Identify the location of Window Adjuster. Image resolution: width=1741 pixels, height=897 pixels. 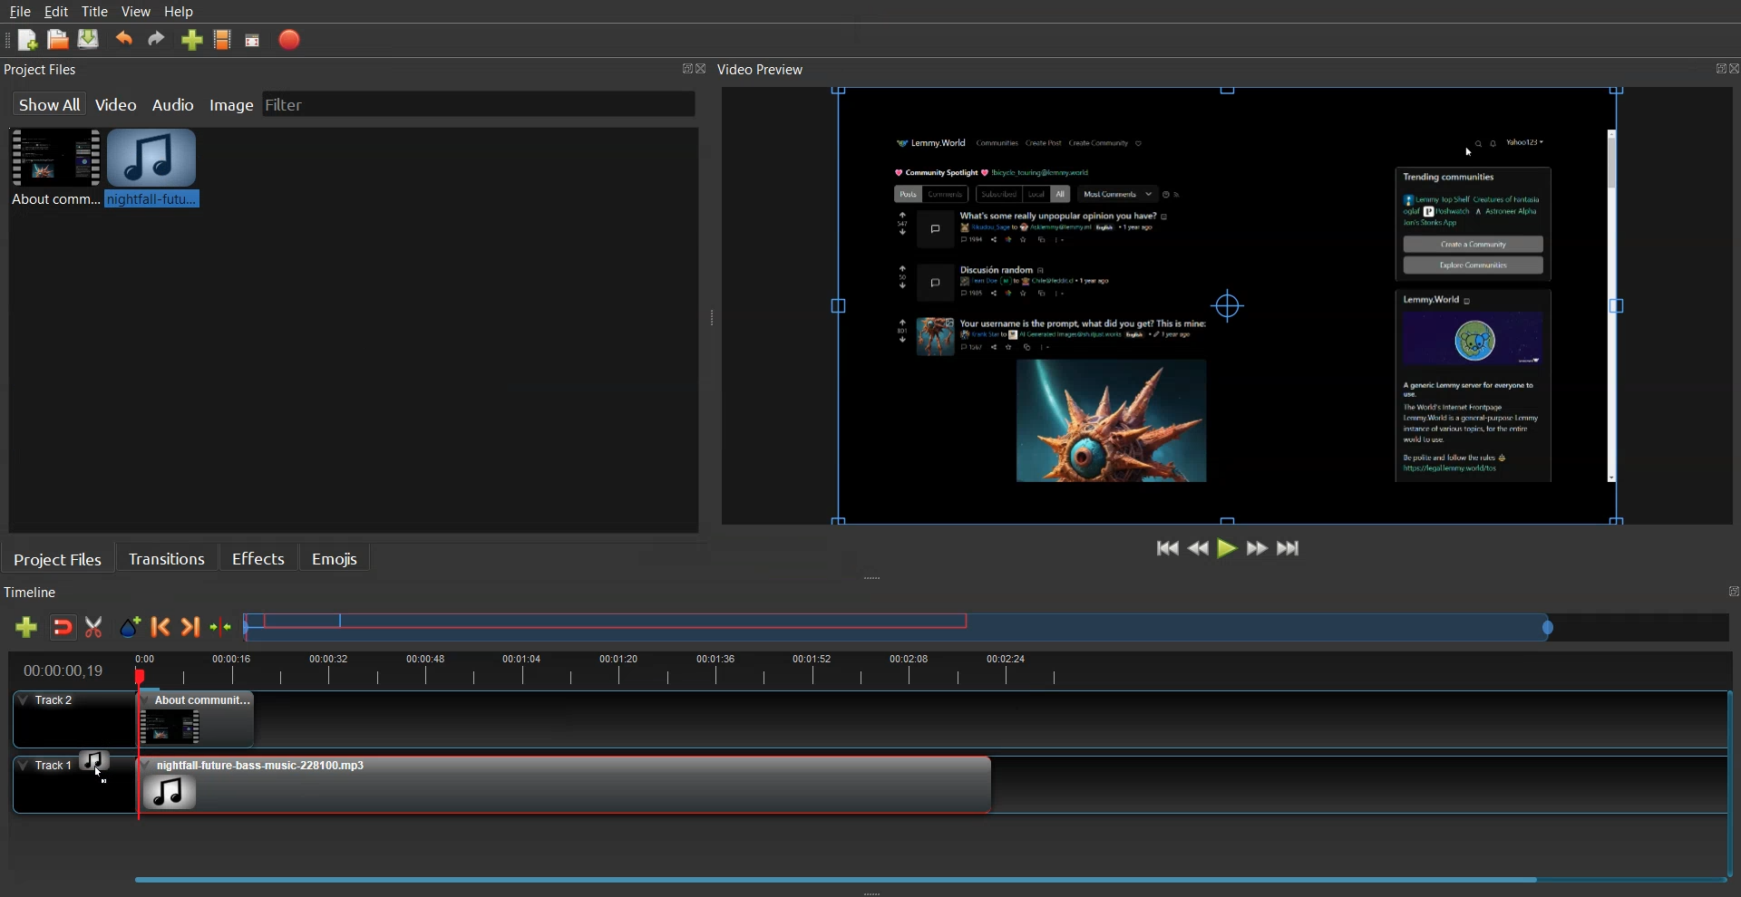
(872, 891).